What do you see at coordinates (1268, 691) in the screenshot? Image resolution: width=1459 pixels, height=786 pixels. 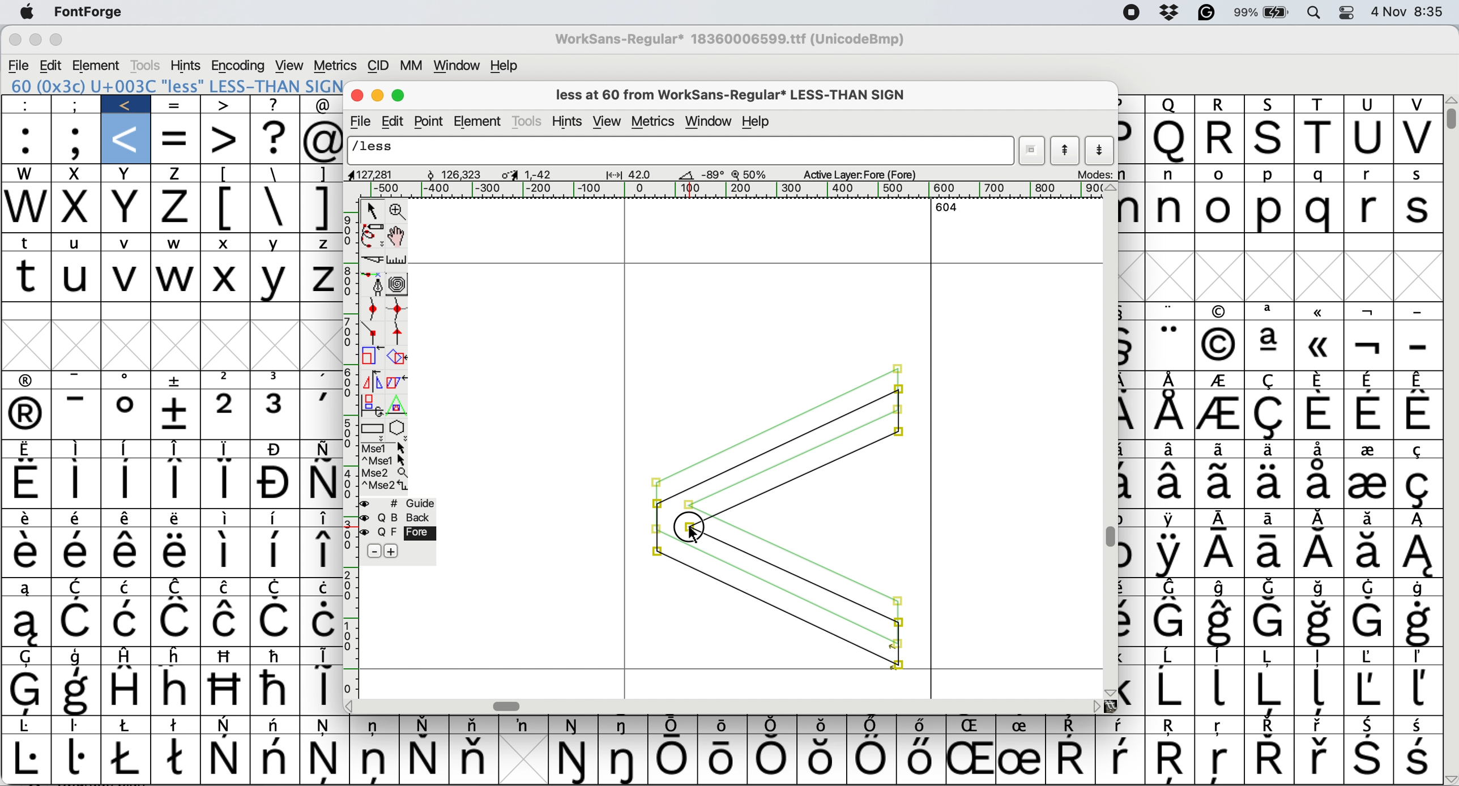 I see `Symbol` at bounding box center [1268, 691].